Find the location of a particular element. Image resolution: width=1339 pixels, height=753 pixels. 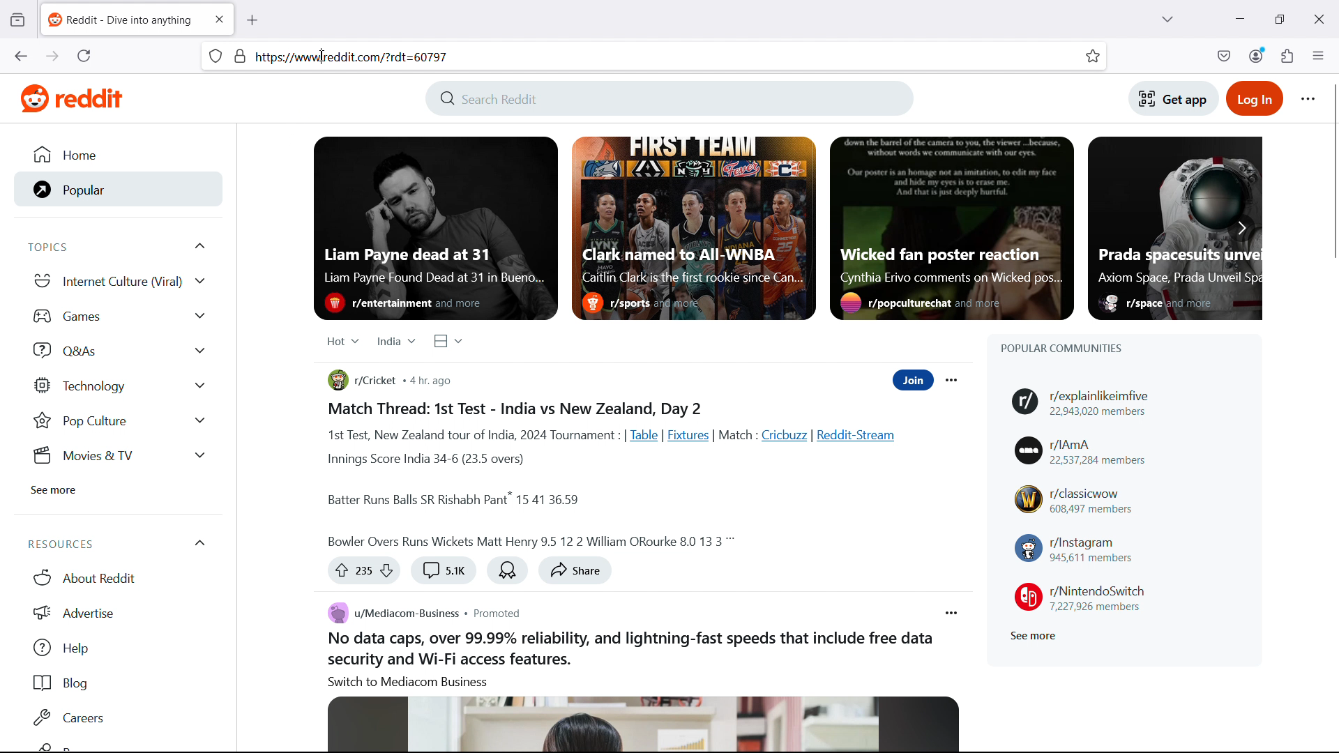

open application menu is located at coordinates (1317, 55).